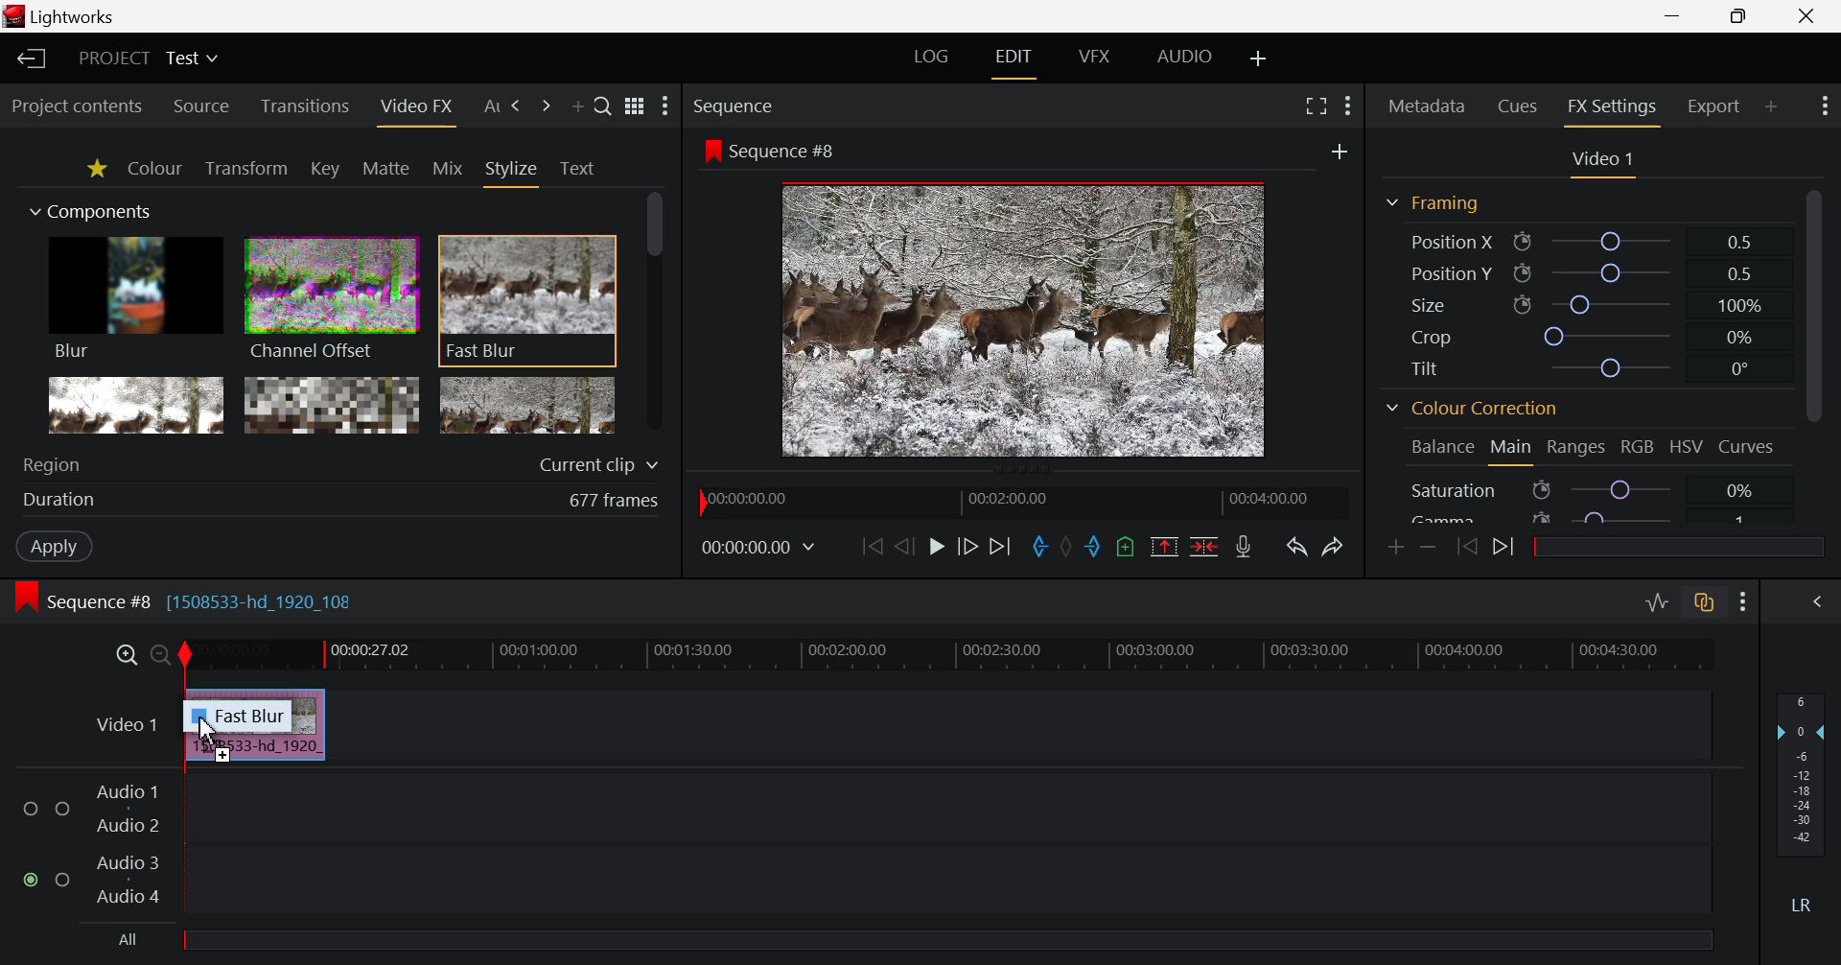 Image resolution: width=1841 pixels, height=965 pixels. I want to click on Favorites, so click(98, 170).